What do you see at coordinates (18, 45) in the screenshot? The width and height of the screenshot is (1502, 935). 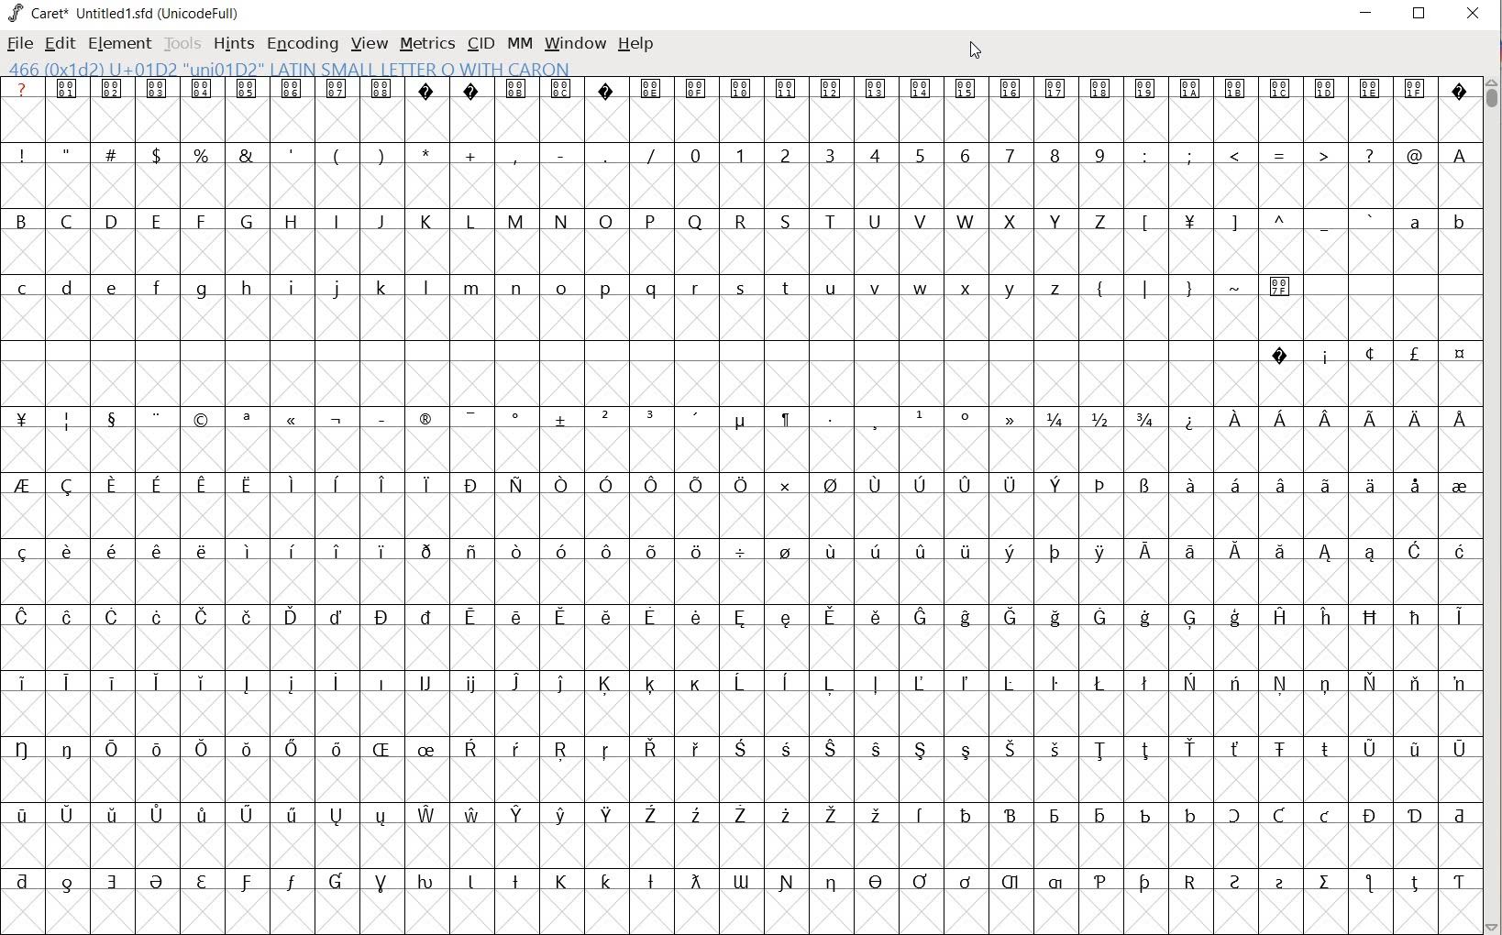 I see `FILE` at bounding box center [18, 45].